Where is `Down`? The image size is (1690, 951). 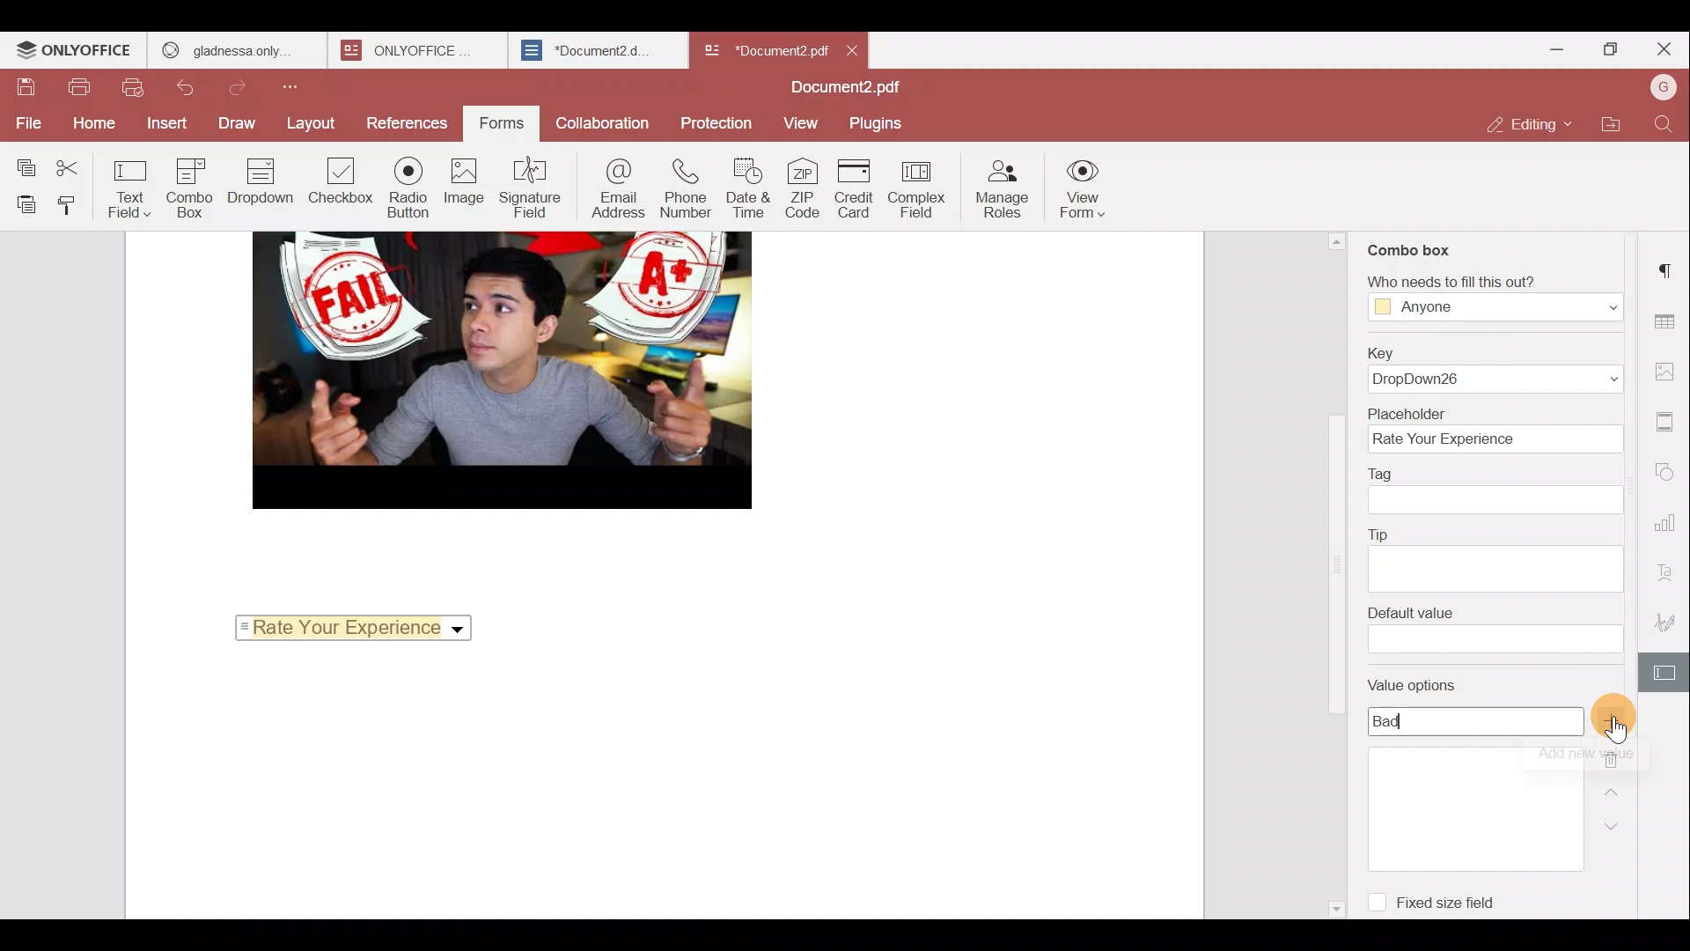 Down is located at coordinates (1620, 834).